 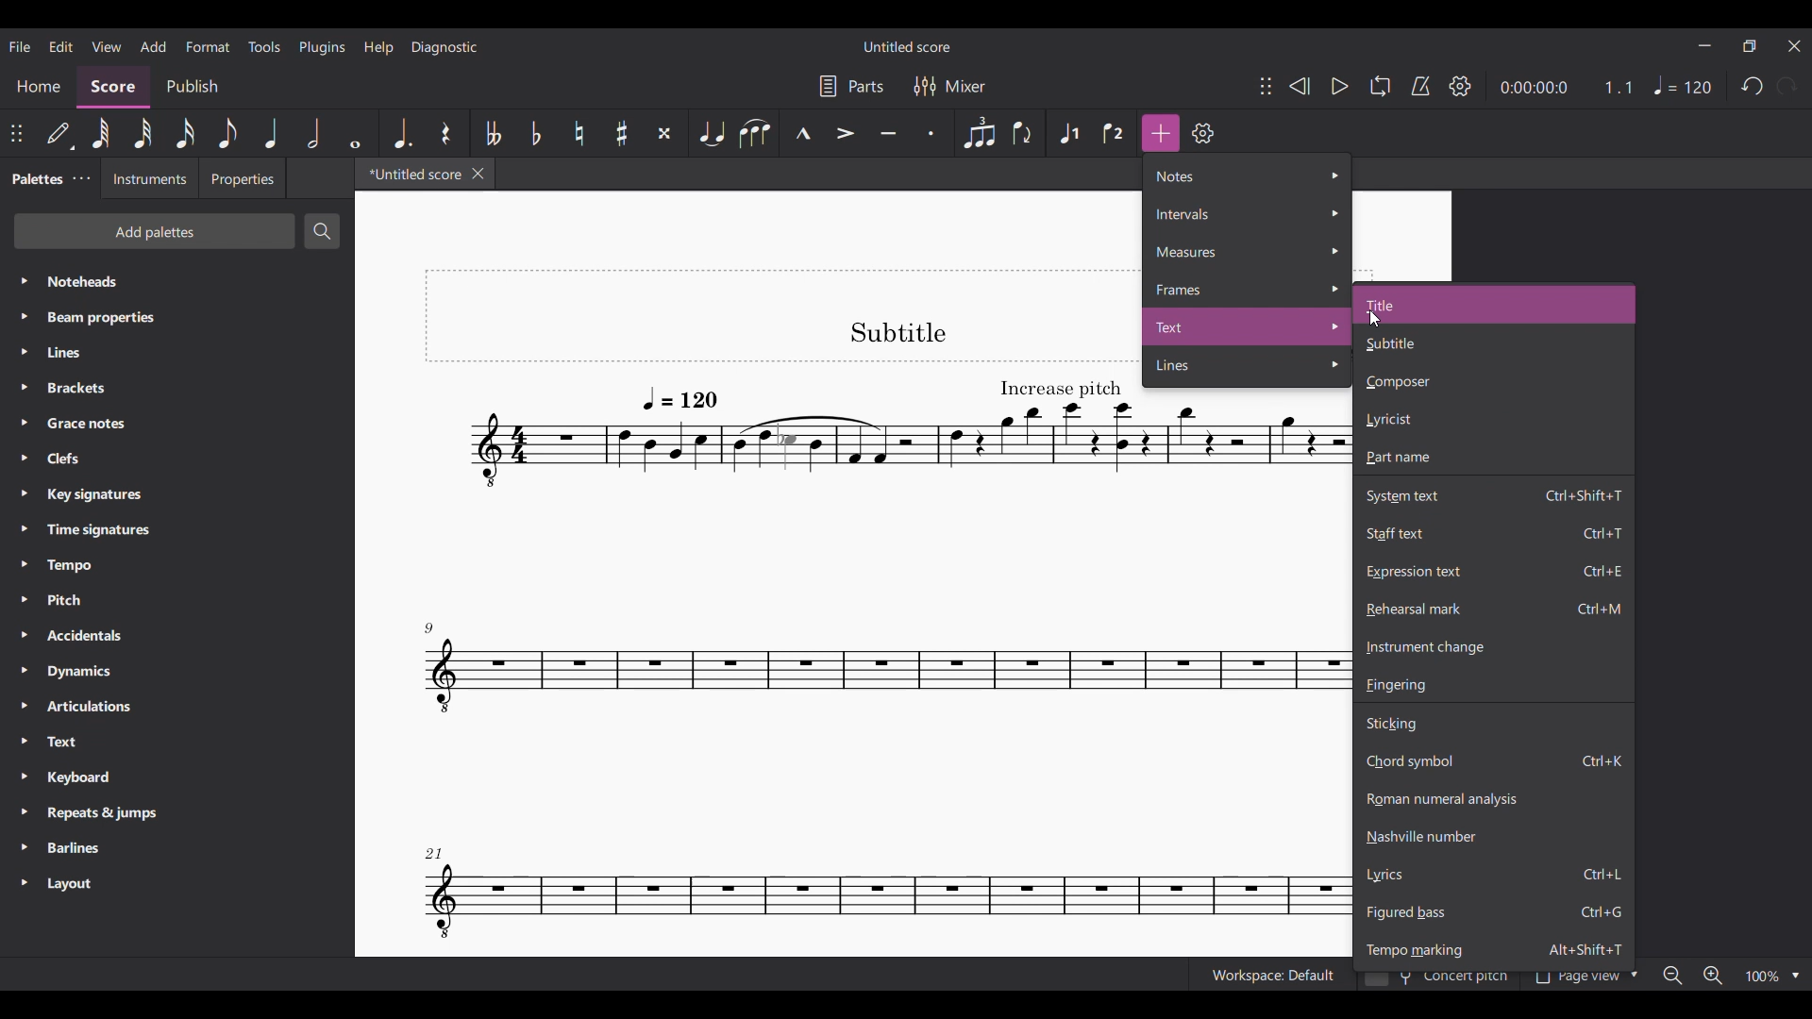 What do you see at coordinates (907, 46) in the screenshot?
I see `Untitled score` at bounding box center [907, 46].